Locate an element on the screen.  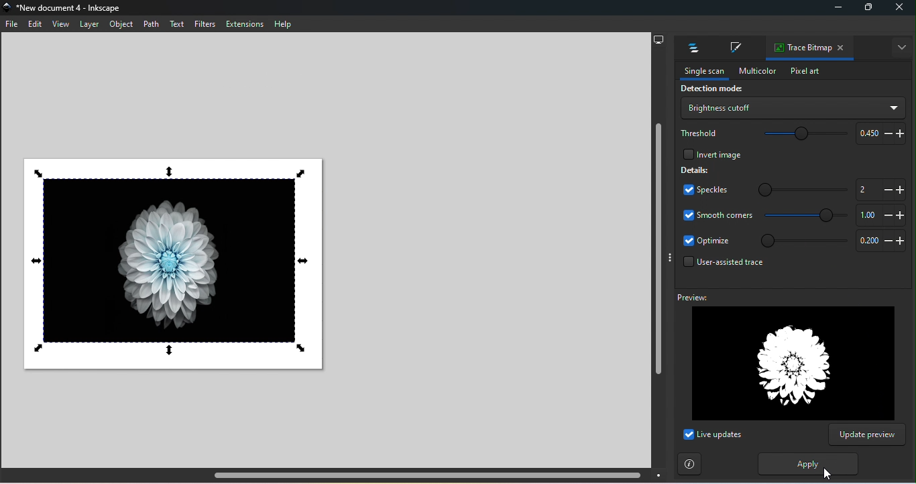
Increase or decrease smooth corners is located at coordinates (879, 215).